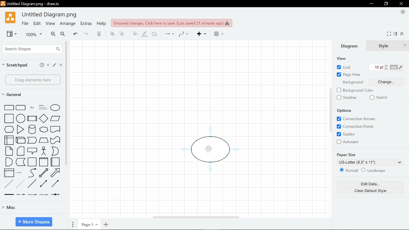  Describe the element at coordinates (10, 18) in the screenshot. I see `Draw.io logo` at that location.